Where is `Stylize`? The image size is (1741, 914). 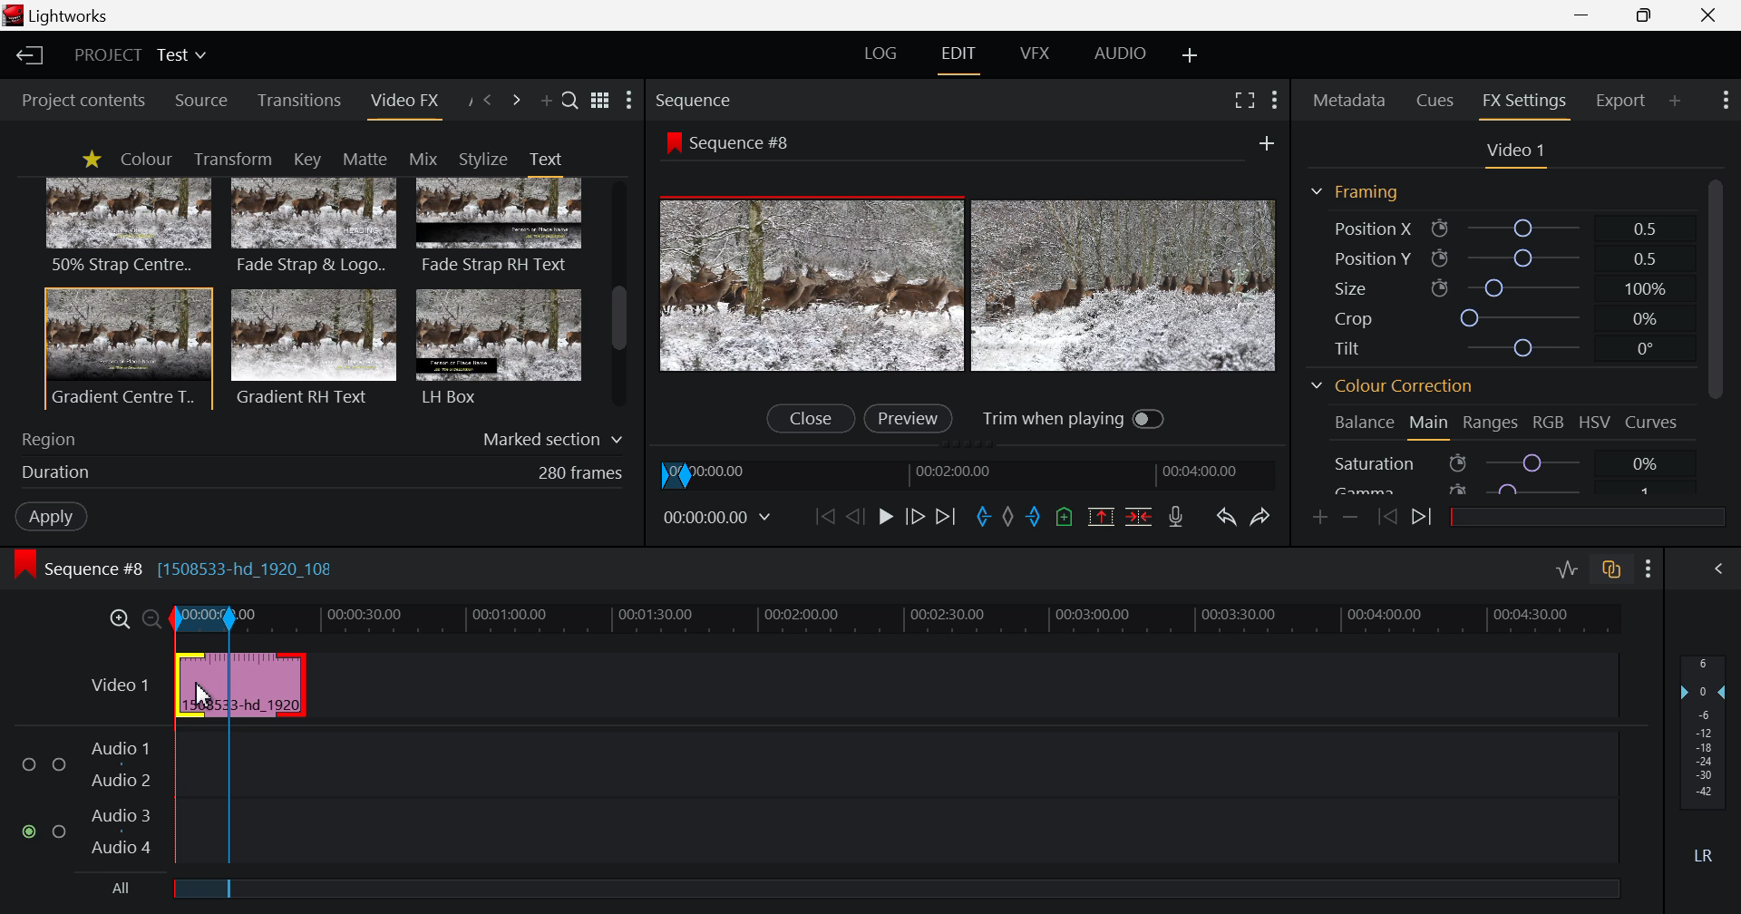 Stylize is located at coordinates (483, 159).